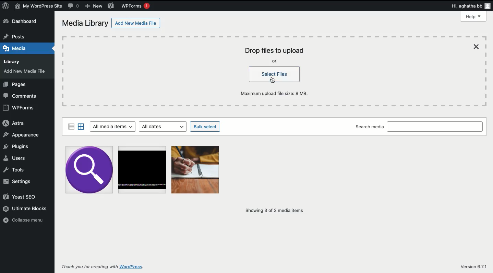  What do you see at coordinates (478, 47) in the screenshot?
I see `Close` at bounding box center [478, 47].